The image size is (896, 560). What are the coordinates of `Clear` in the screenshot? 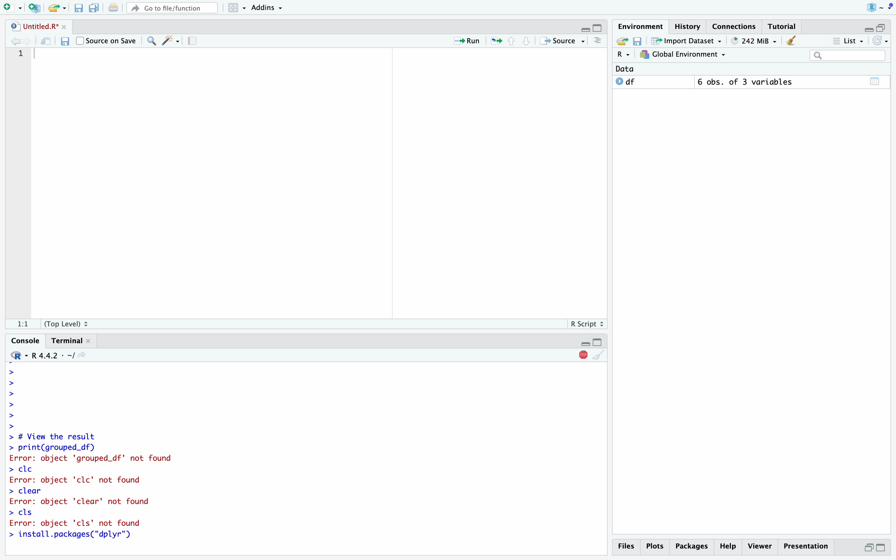 It's located at (597, 355).